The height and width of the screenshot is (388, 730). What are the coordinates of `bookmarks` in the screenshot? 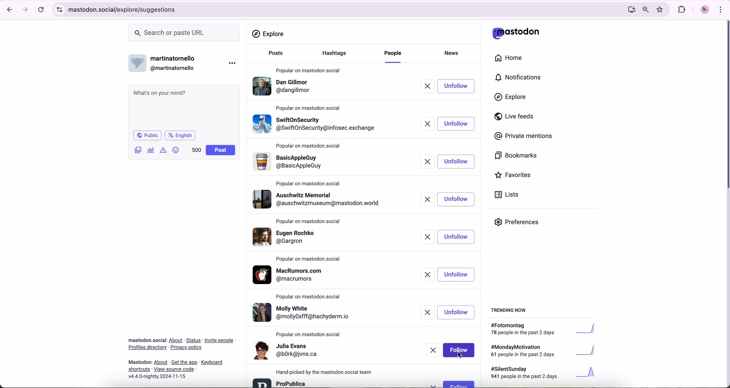 It's located at (516, 157).